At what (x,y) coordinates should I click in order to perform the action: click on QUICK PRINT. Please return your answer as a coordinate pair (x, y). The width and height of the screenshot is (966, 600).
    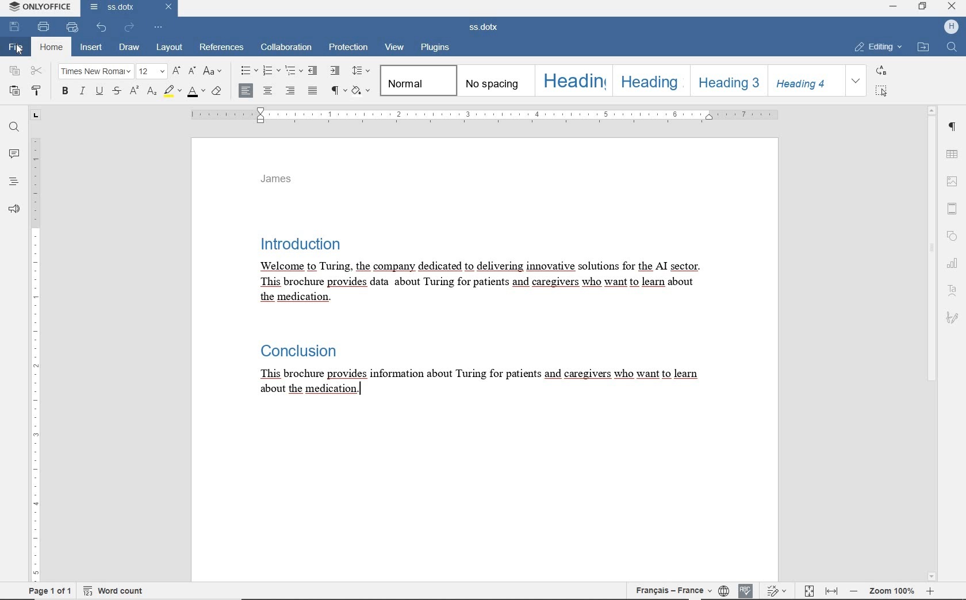
    Looking at the image, I should click on (72, 28).